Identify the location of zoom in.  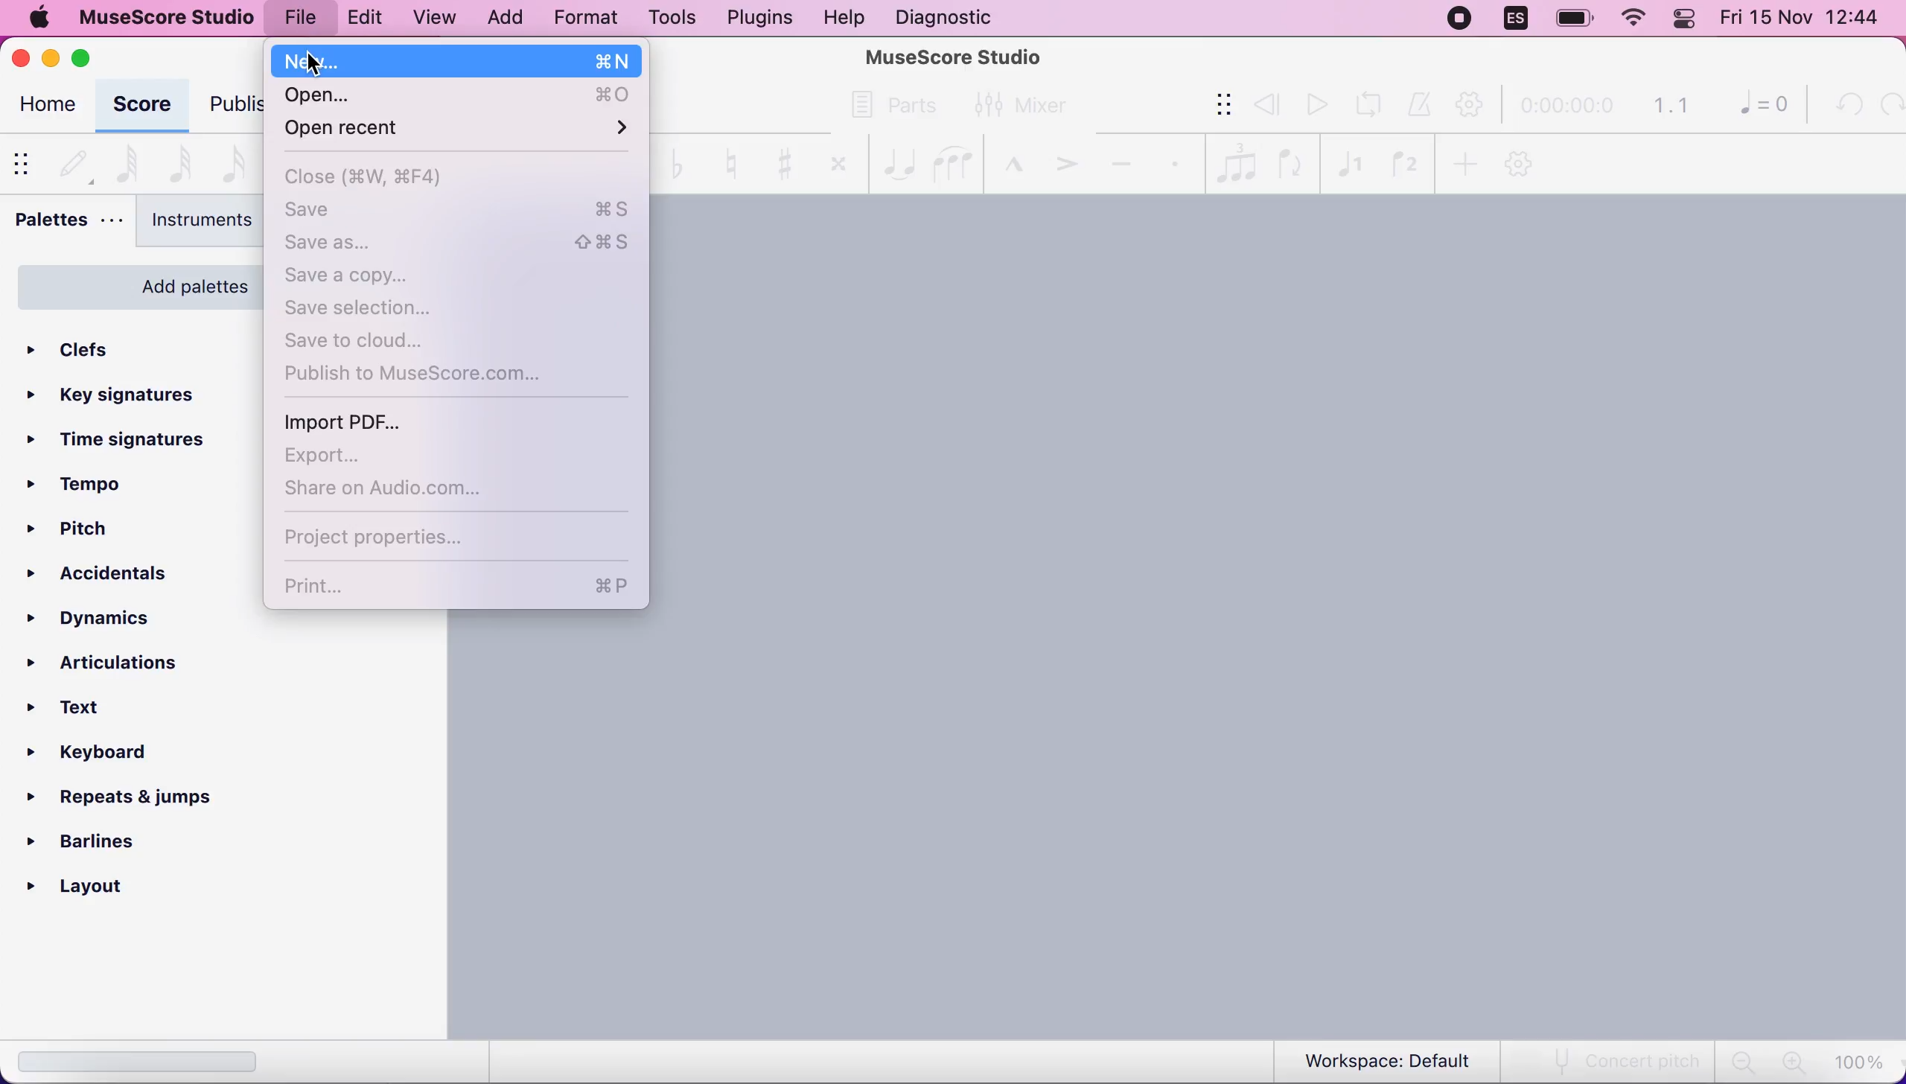
(1791, 1062).